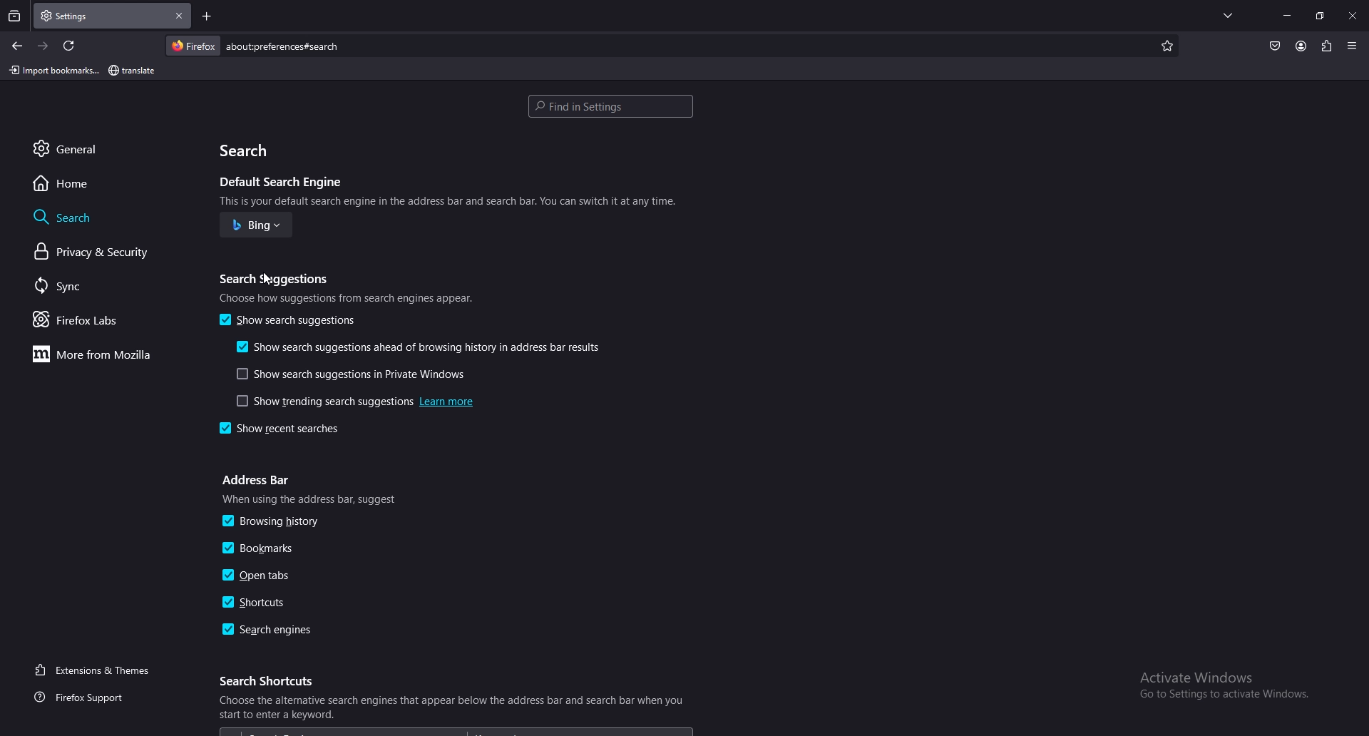  What do you see at coordinates (250, 150) in the screenshot?
I see `search` at bounding box center [250, 150].